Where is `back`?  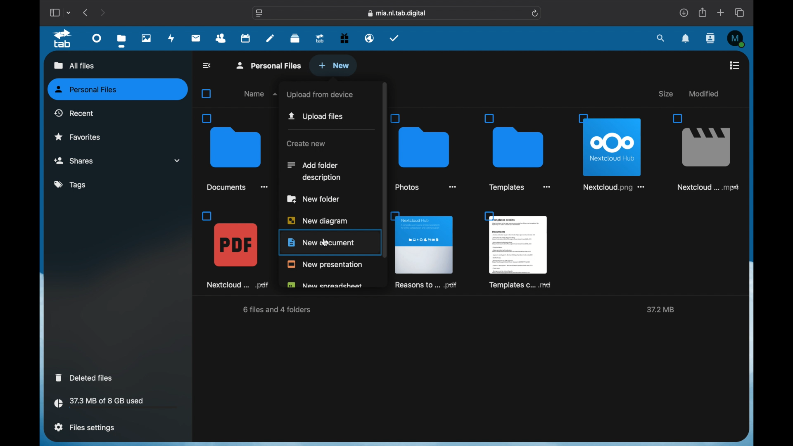 back is located at coordinates (208, 65).